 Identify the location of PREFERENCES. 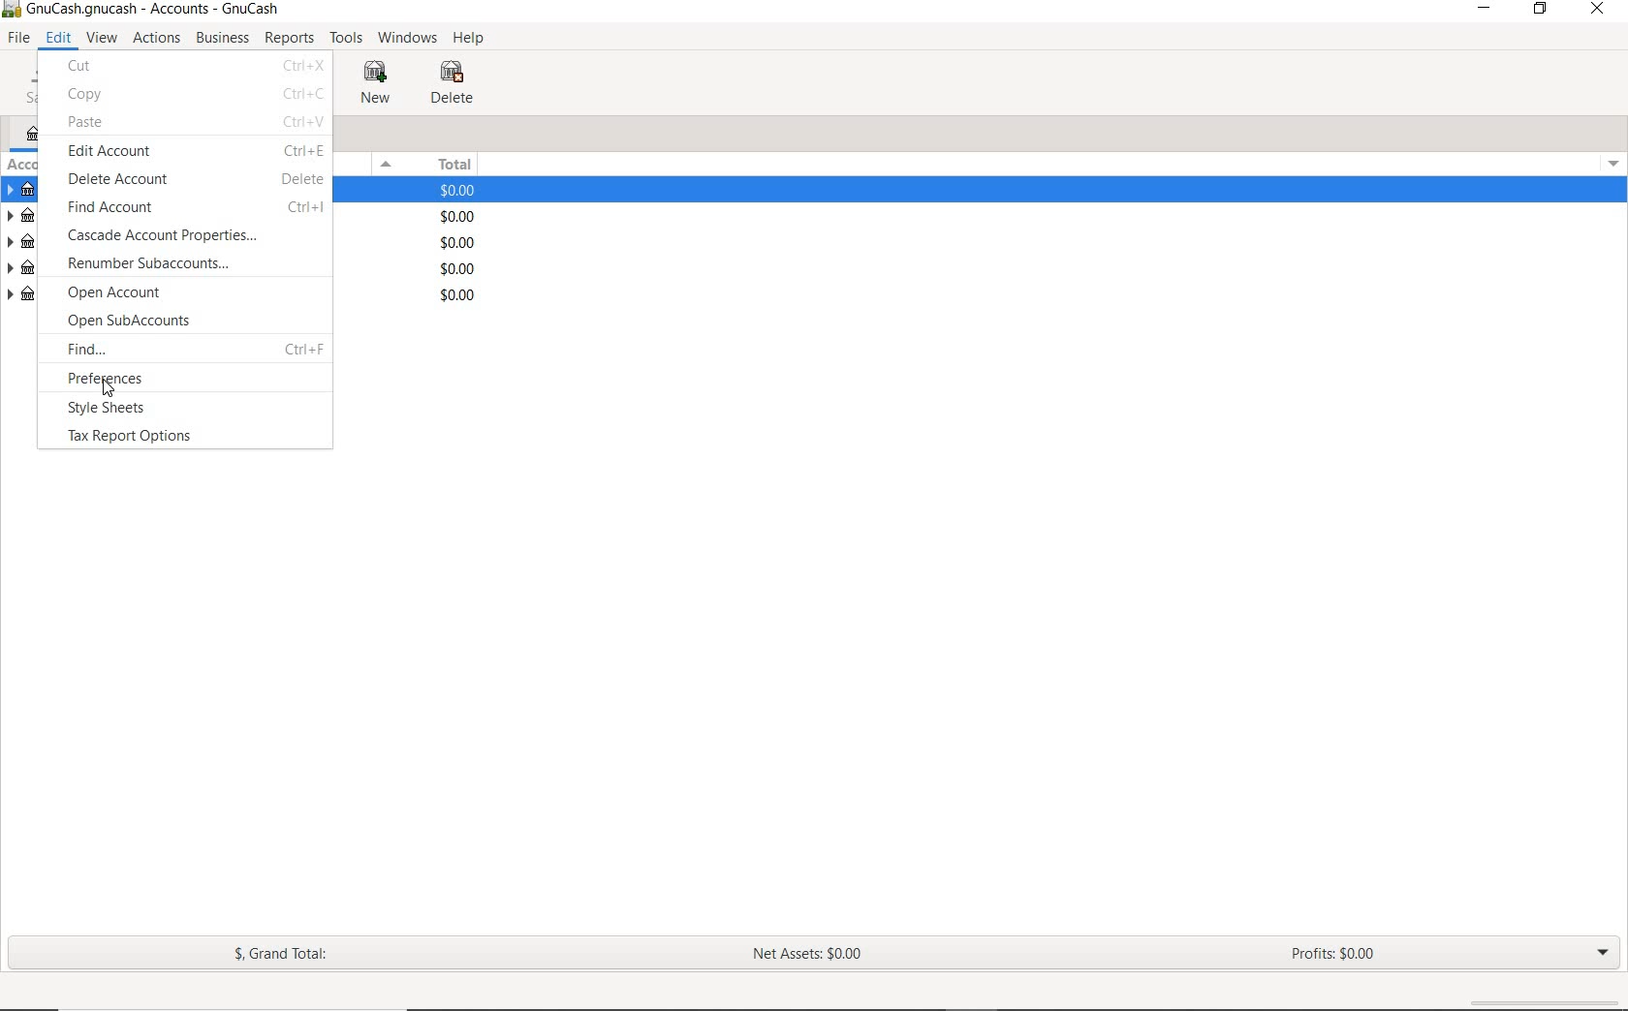
(118, 380).